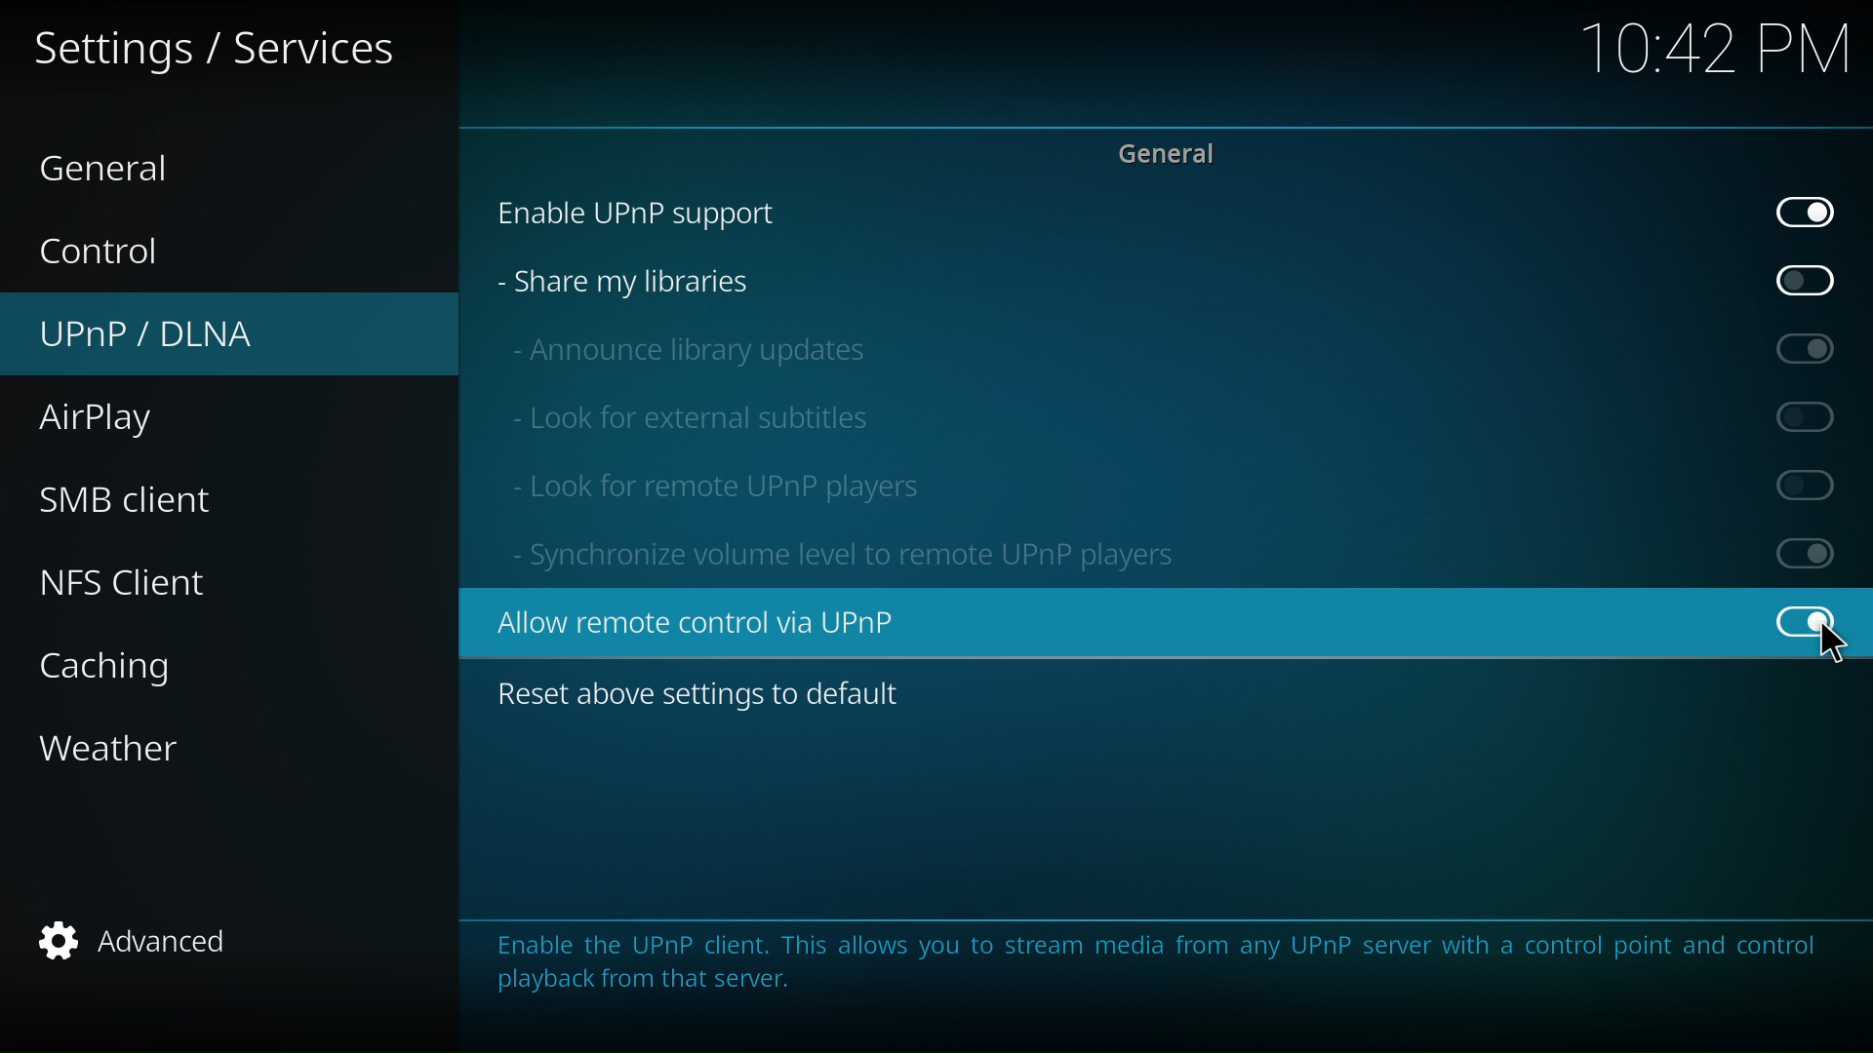  Describe the element at coordinates (1151, 963) in the screenshot. I see `Enable the UPnP client. This allows you to stream media from any UPnP server with a control point and control
playback from that server.` at that location.